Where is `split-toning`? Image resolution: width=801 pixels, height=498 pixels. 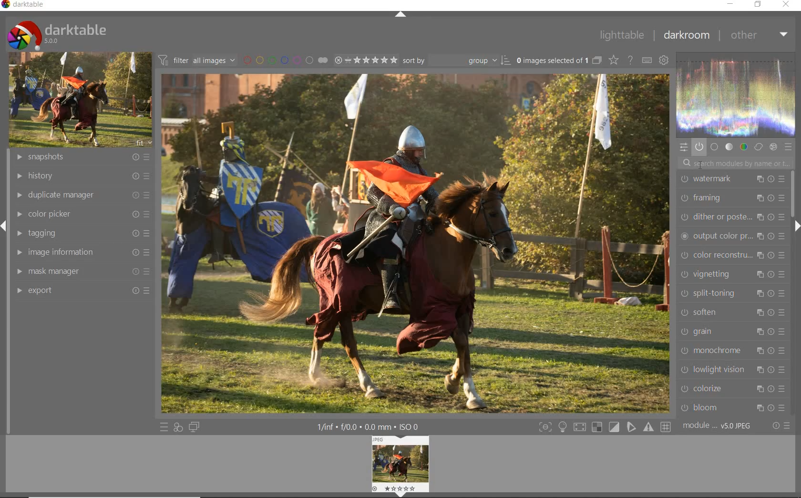 split-toning is located at coordinates (731, 292).